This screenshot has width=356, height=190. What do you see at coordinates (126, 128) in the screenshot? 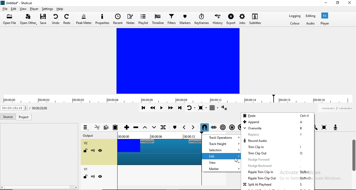
I see `Append` at bounding box center [126, 128].